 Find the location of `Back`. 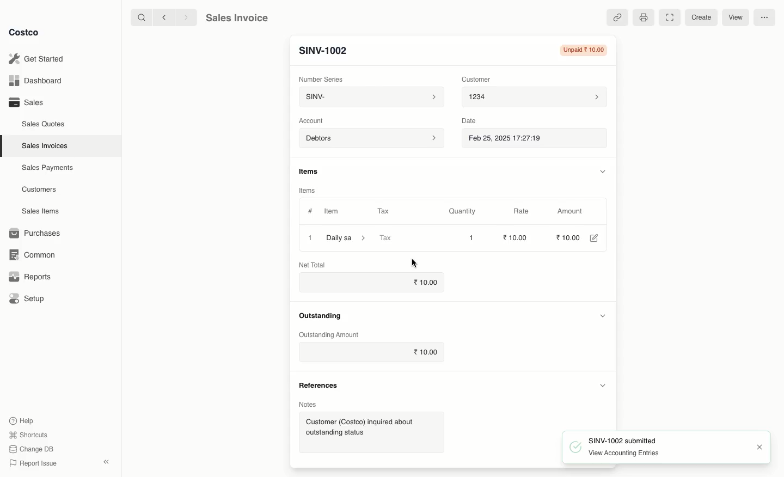

Back is located at coordinates (161, 19).